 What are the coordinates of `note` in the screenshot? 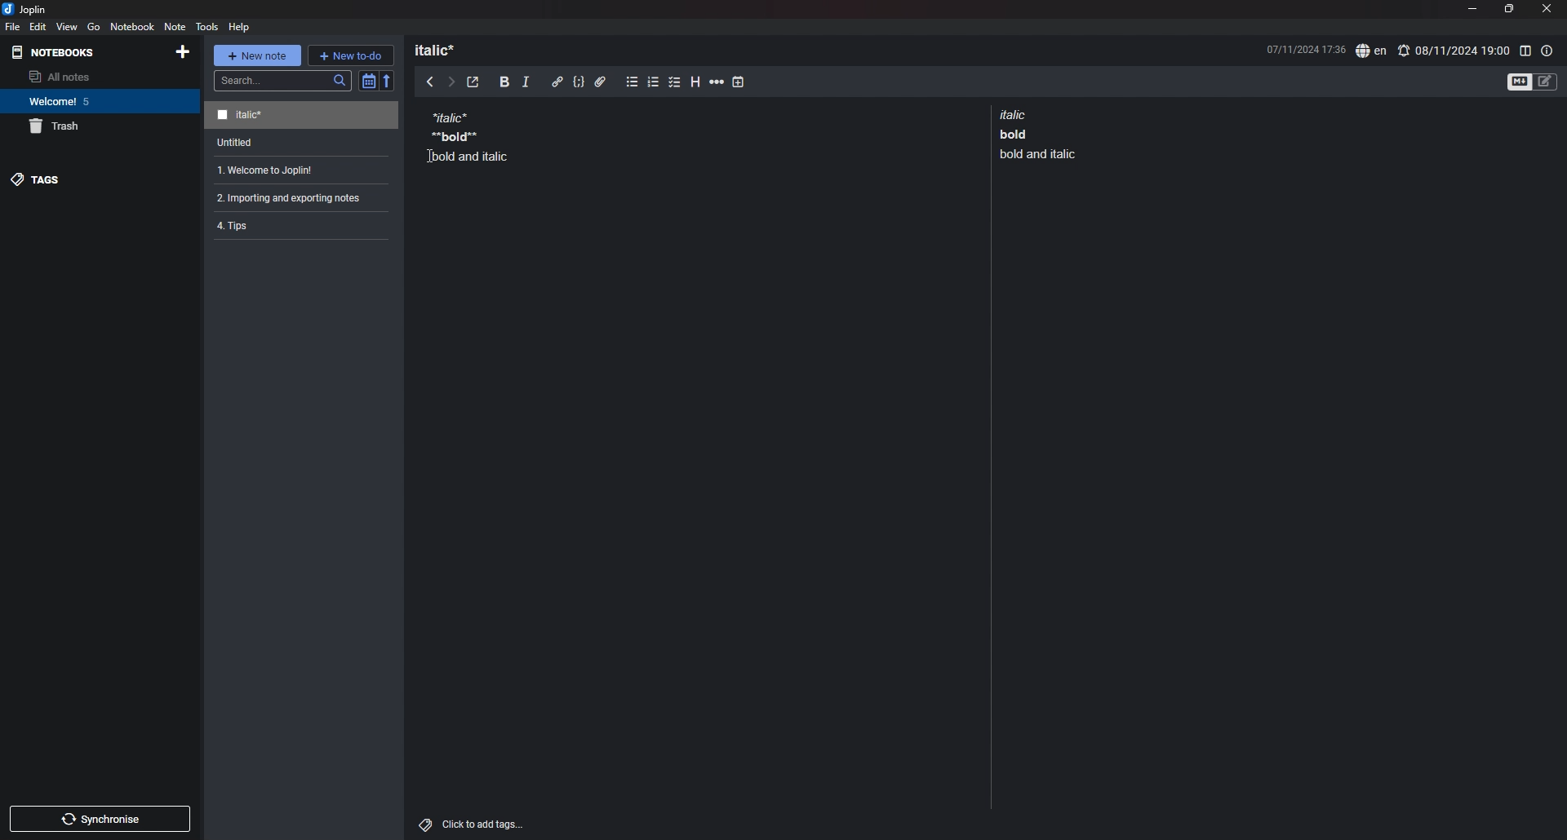 It's located at (295, 197).